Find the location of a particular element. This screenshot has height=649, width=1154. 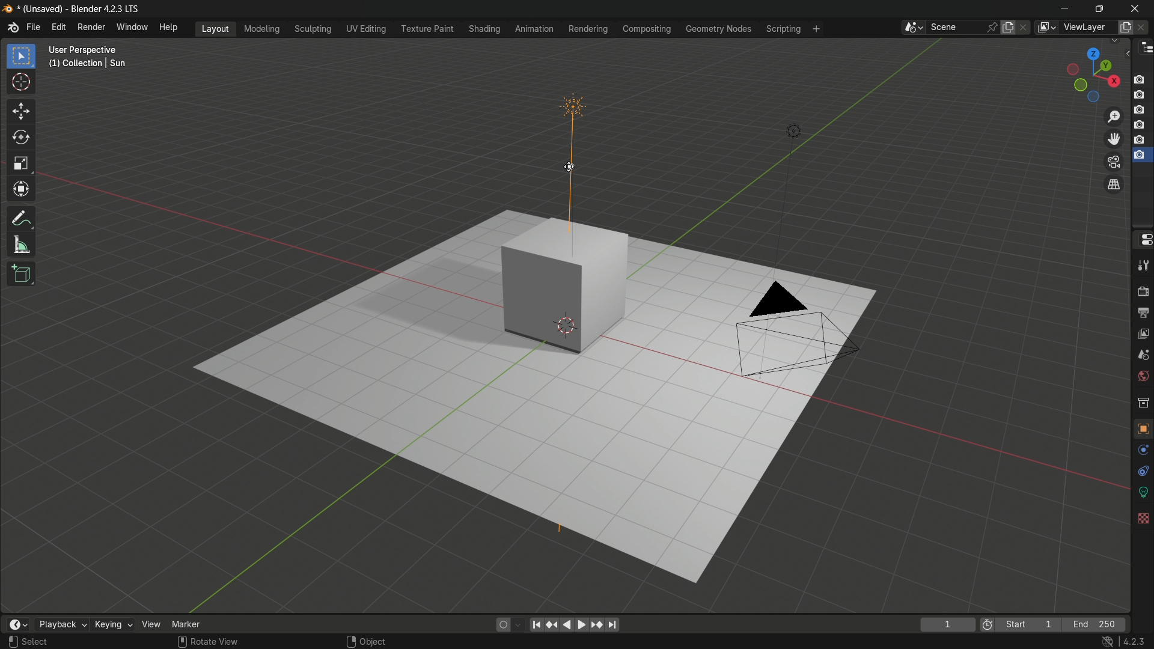

view layer is located at coordinates (1144, 335).